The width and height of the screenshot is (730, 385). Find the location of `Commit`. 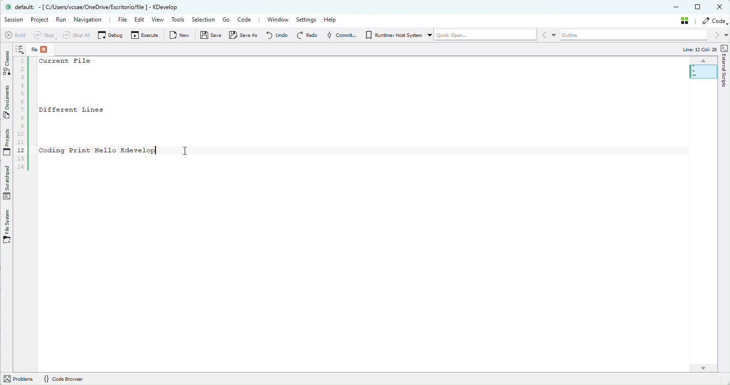

Commit is located at coordinates (342, 35).